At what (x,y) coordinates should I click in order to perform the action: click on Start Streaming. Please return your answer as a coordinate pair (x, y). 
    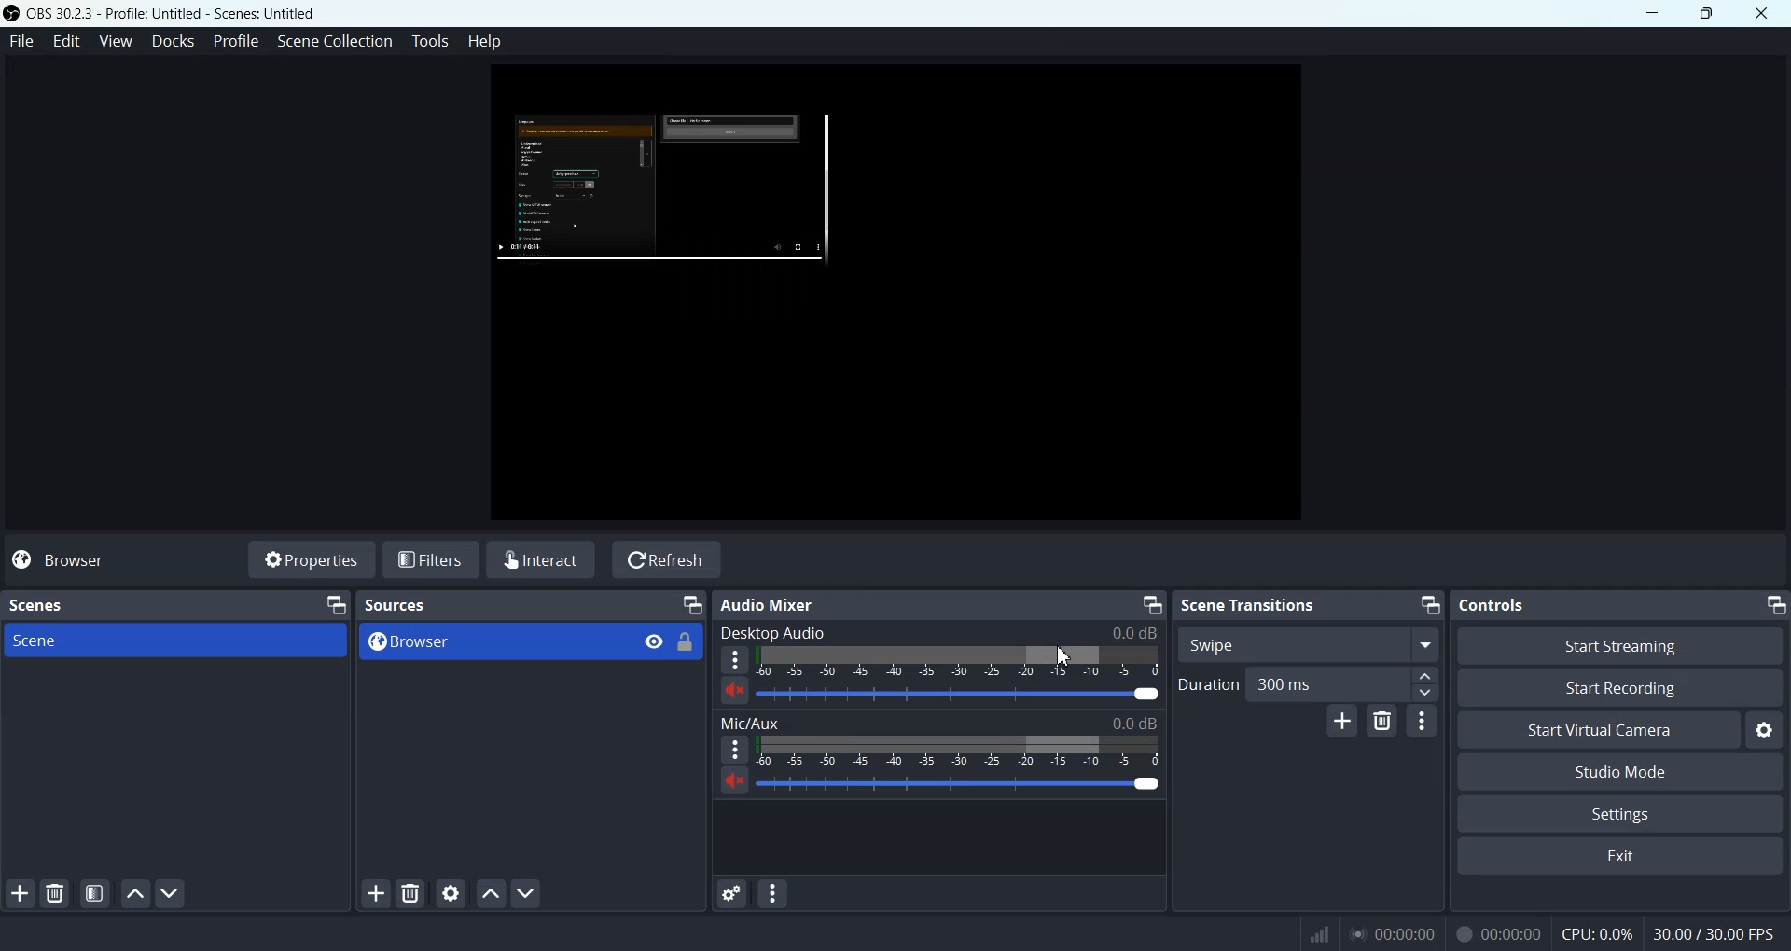
    Looking at the image, I should click on (1620, 645).